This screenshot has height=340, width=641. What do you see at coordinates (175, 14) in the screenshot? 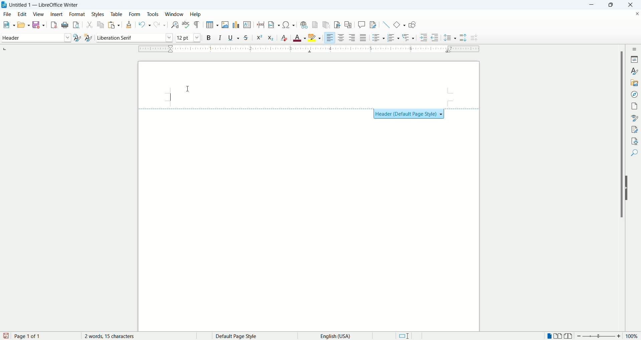
I see `window` at bounding box center [175, 14].